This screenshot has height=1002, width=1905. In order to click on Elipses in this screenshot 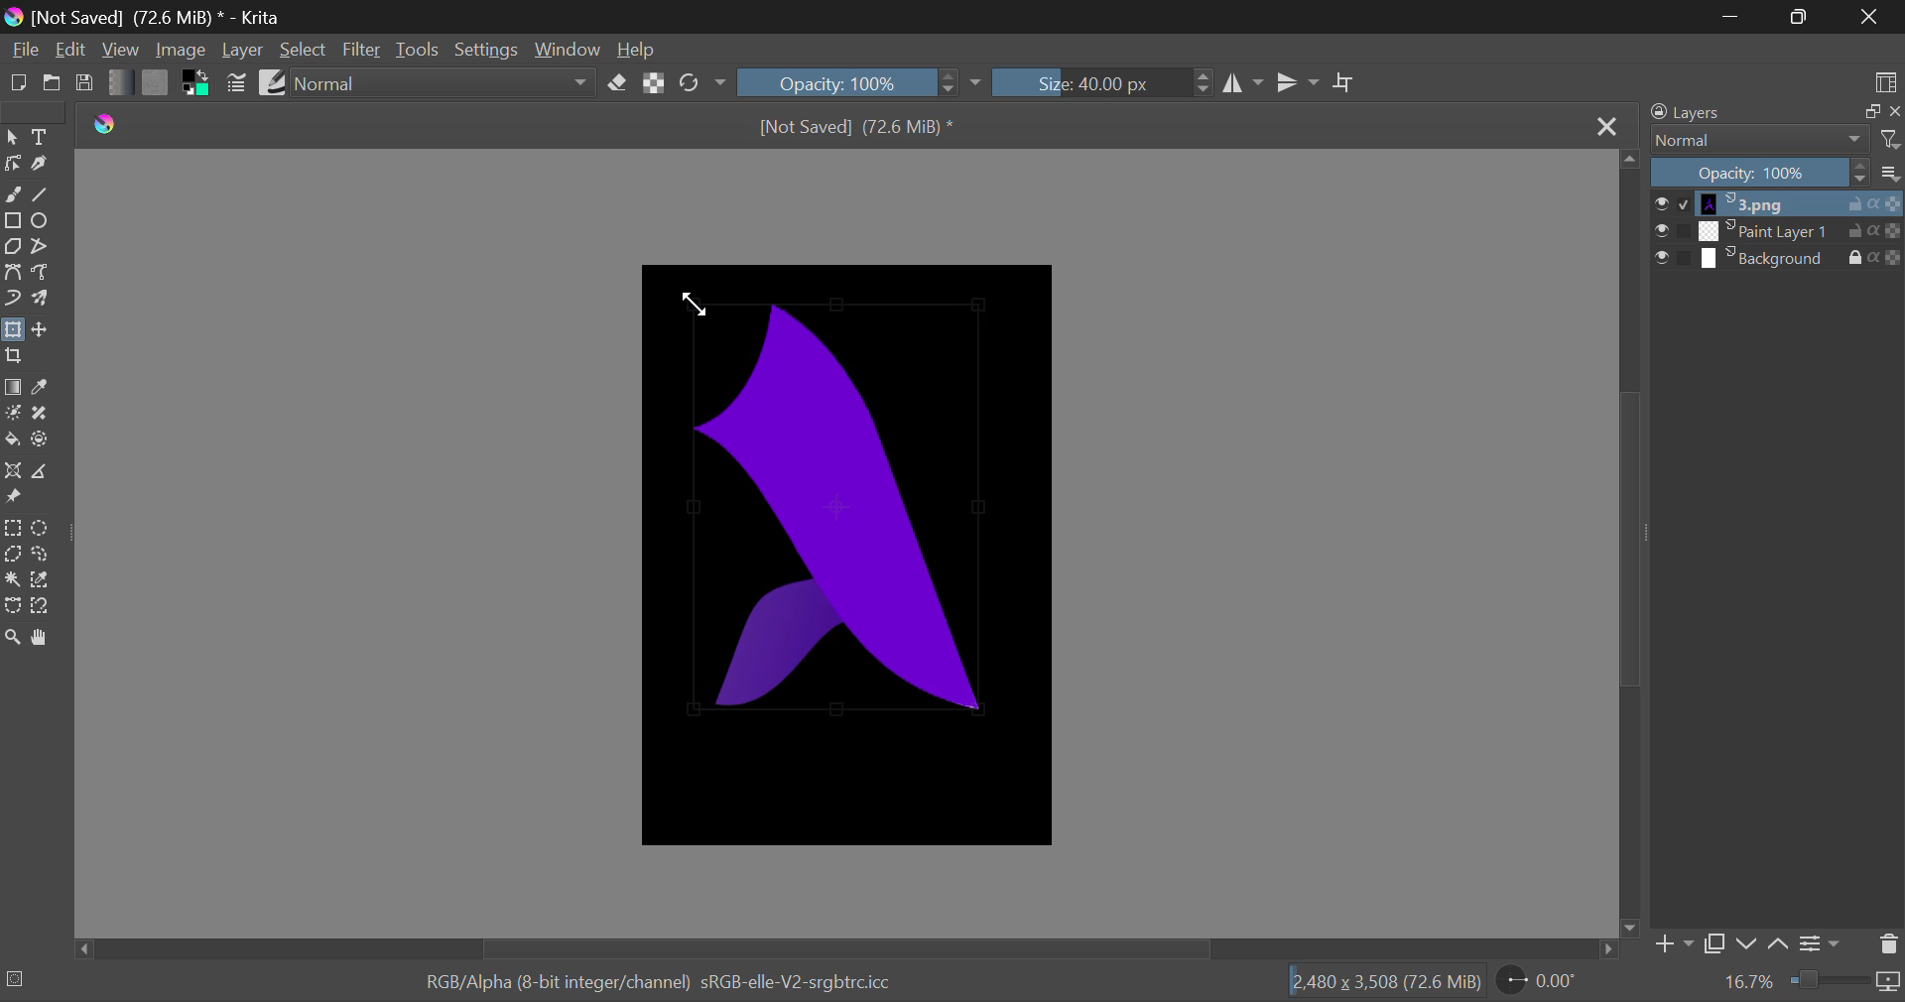, I will do `click(47, 222)`.